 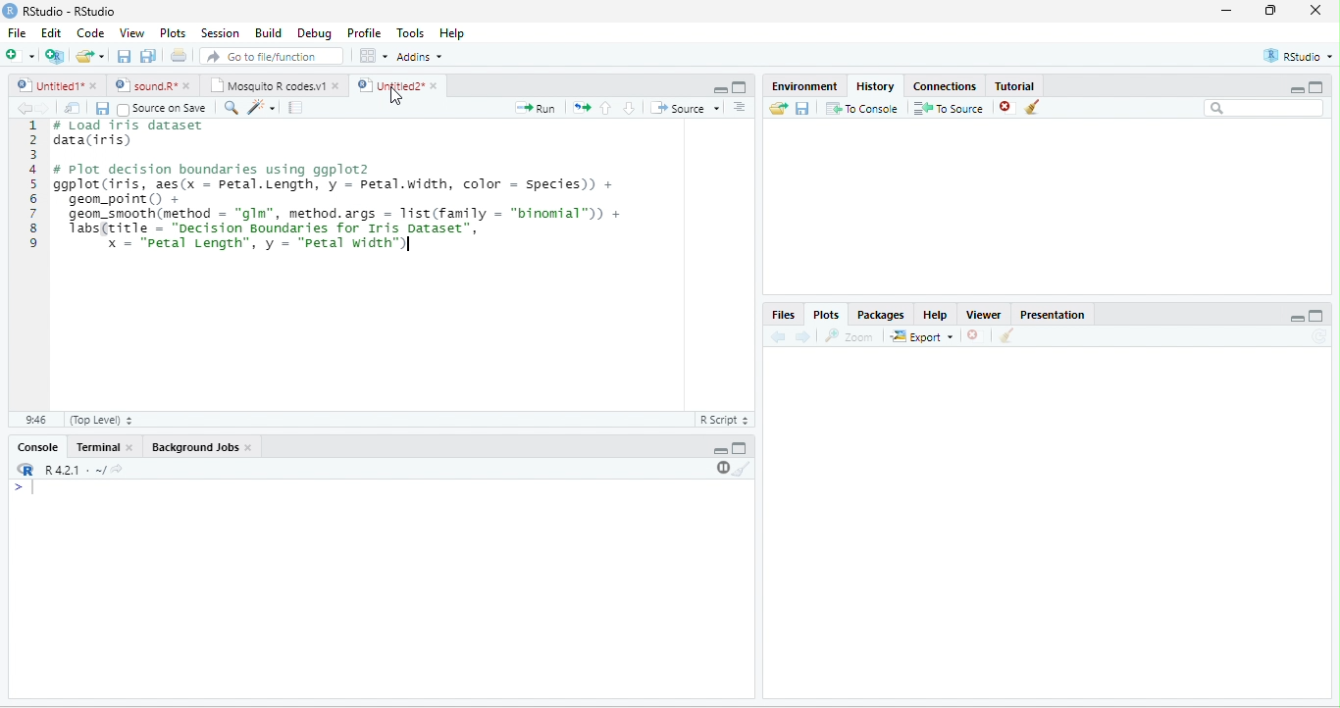 I want to click on clear, so click(x=1007, y=335).